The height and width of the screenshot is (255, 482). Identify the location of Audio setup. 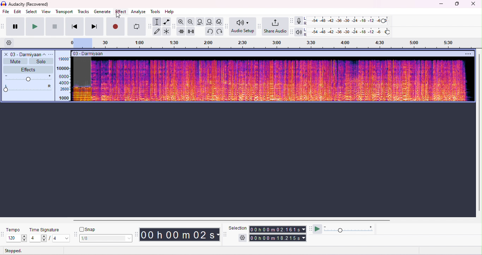
(242, 26).